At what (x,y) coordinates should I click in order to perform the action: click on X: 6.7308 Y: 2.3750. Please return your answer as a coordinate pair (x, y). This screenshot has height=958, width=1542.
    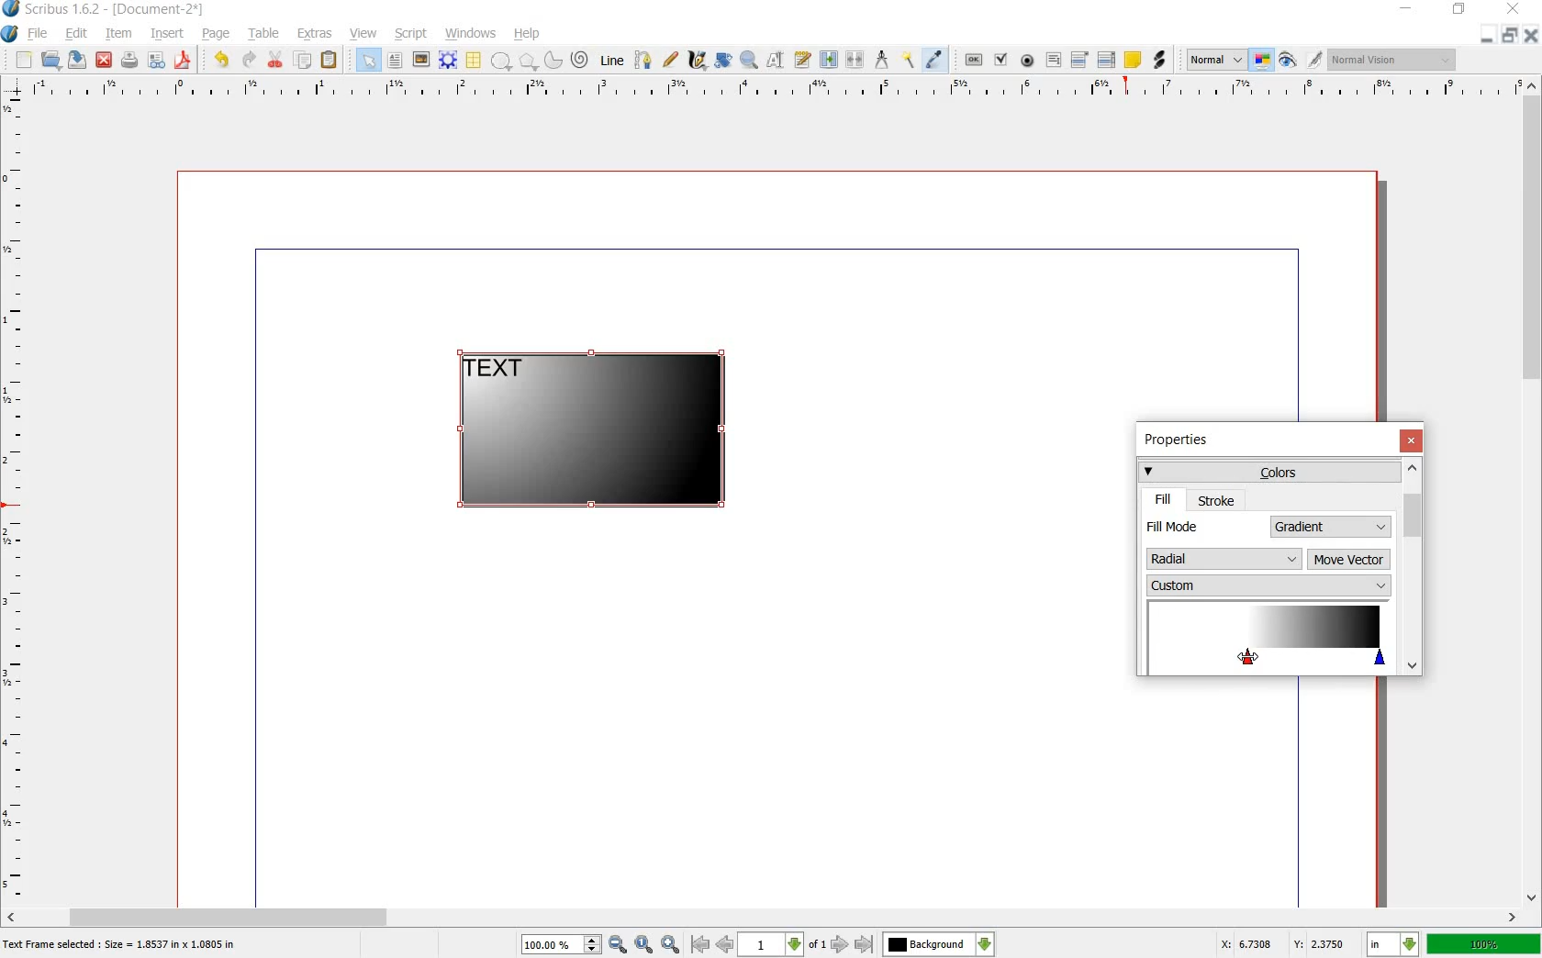
    Looking at the image, I should click on (1282, 943).